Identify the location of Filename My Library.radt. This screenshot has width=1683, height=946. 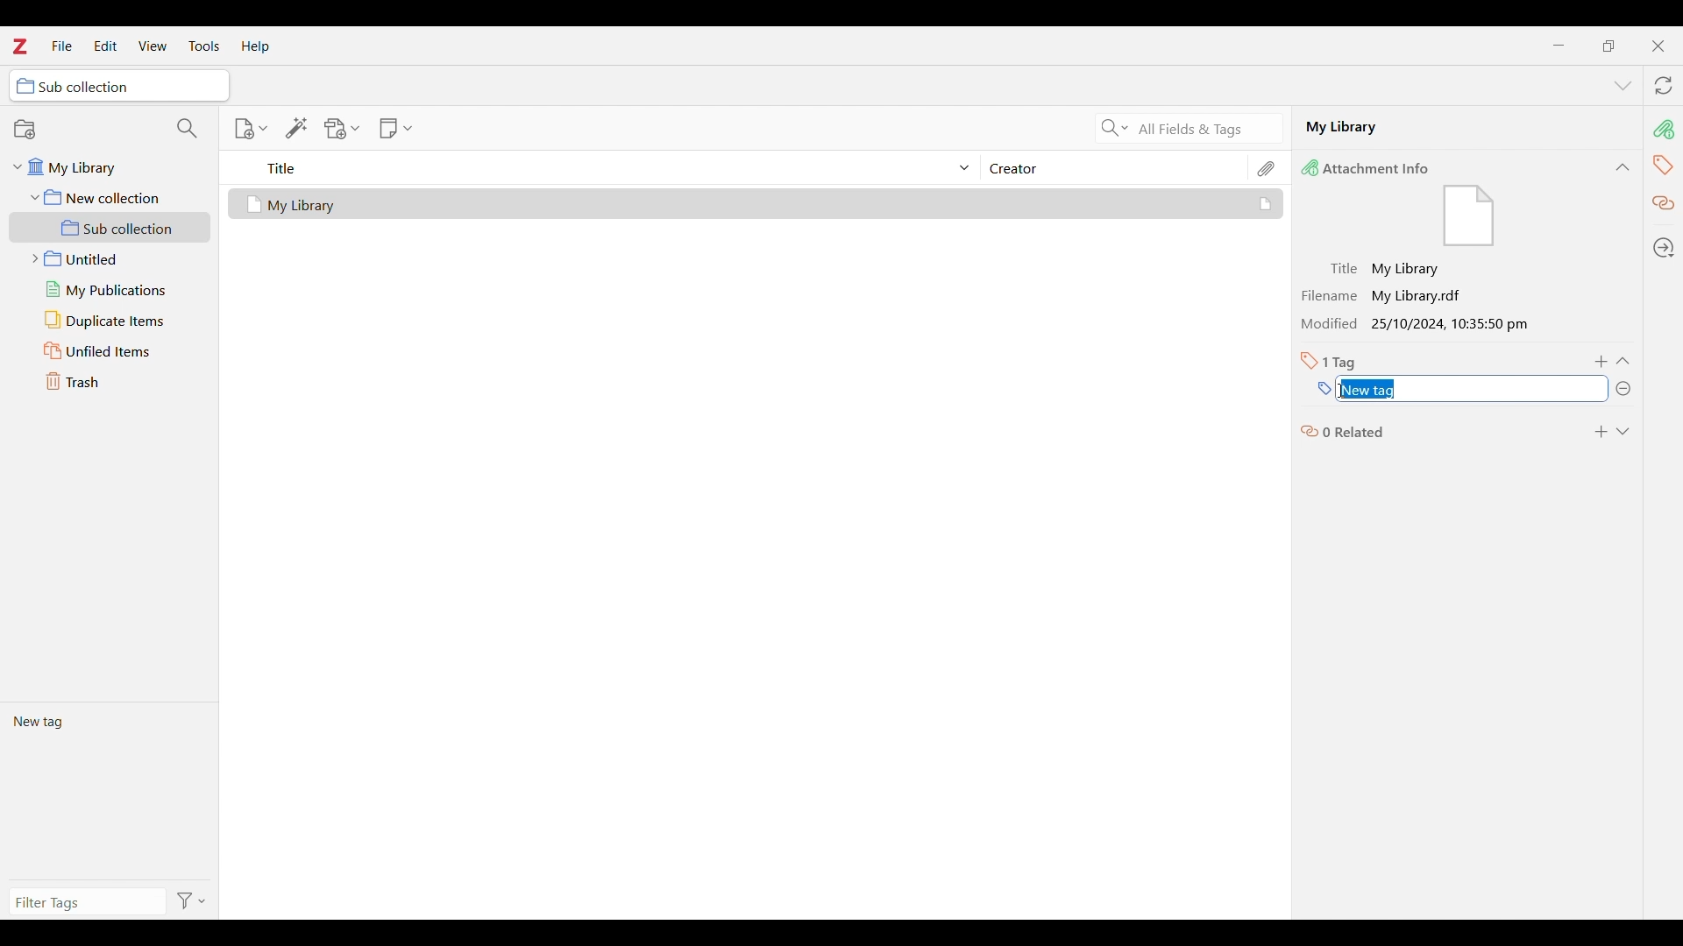
(1387, 295).